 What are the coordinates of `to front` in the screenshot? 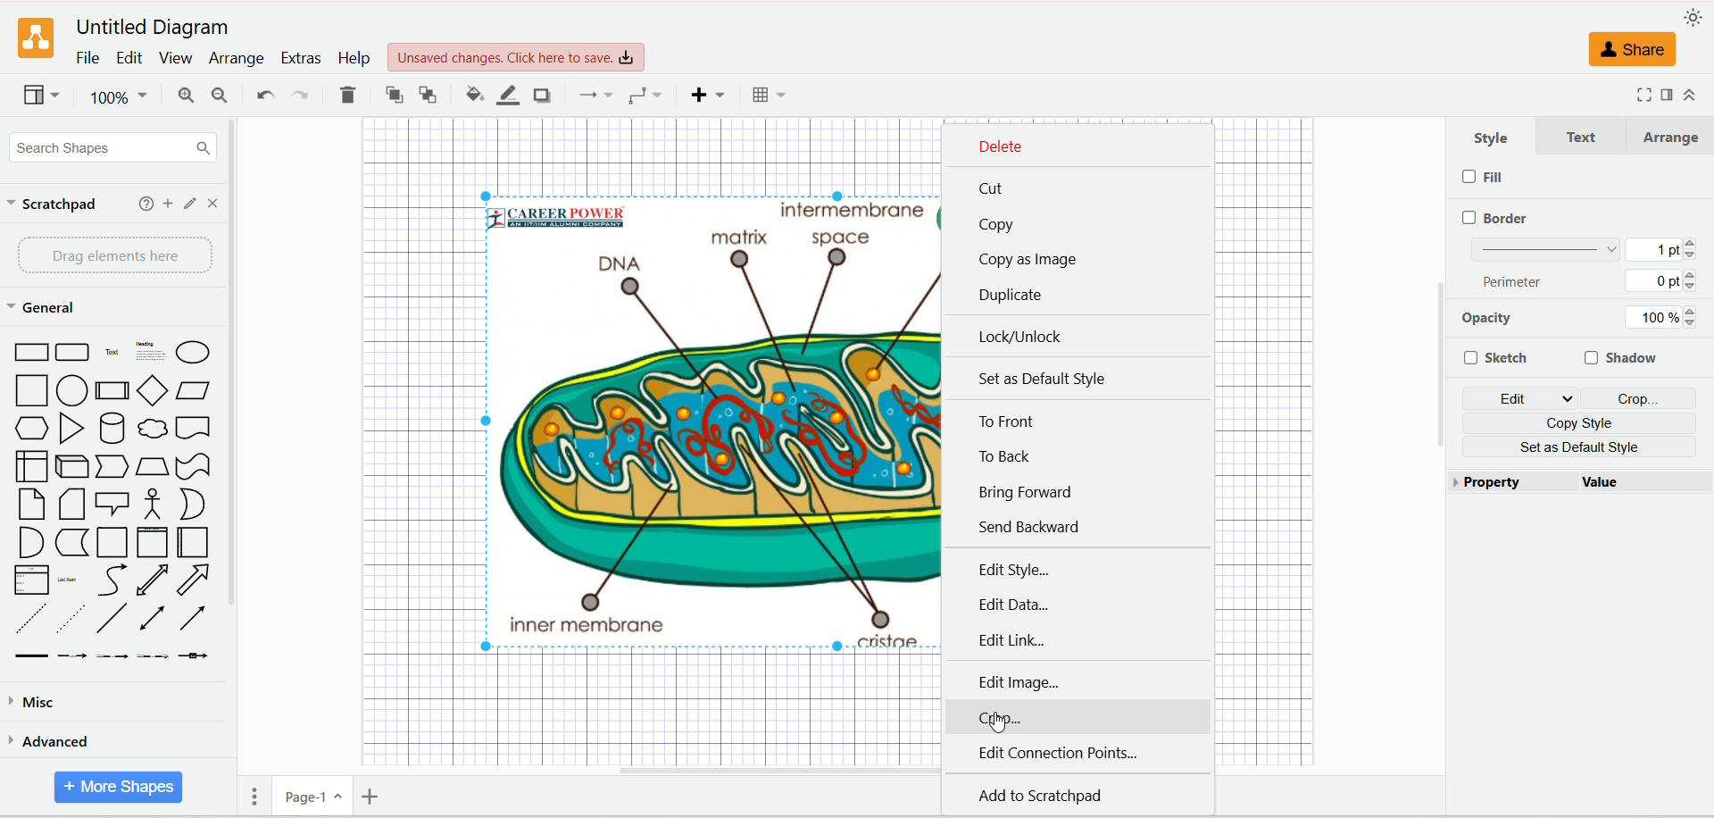 It's located at (393, 94).